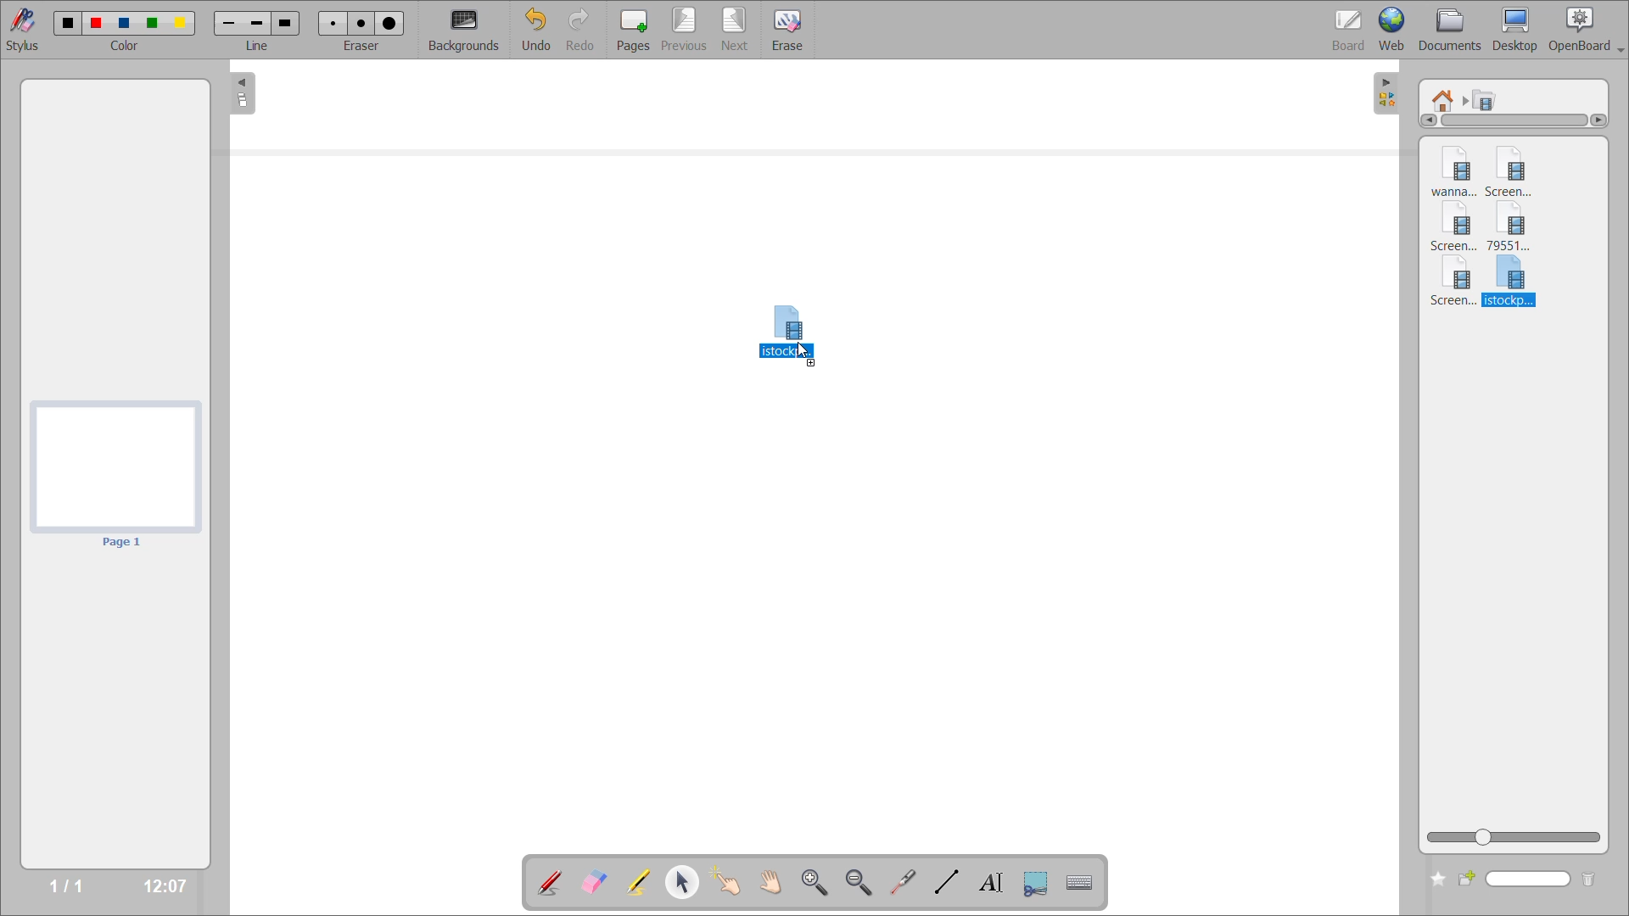  What do you see at coordinates (1343, 26) in the screenshot?
I see `board` at bounding box center [1343, 26].